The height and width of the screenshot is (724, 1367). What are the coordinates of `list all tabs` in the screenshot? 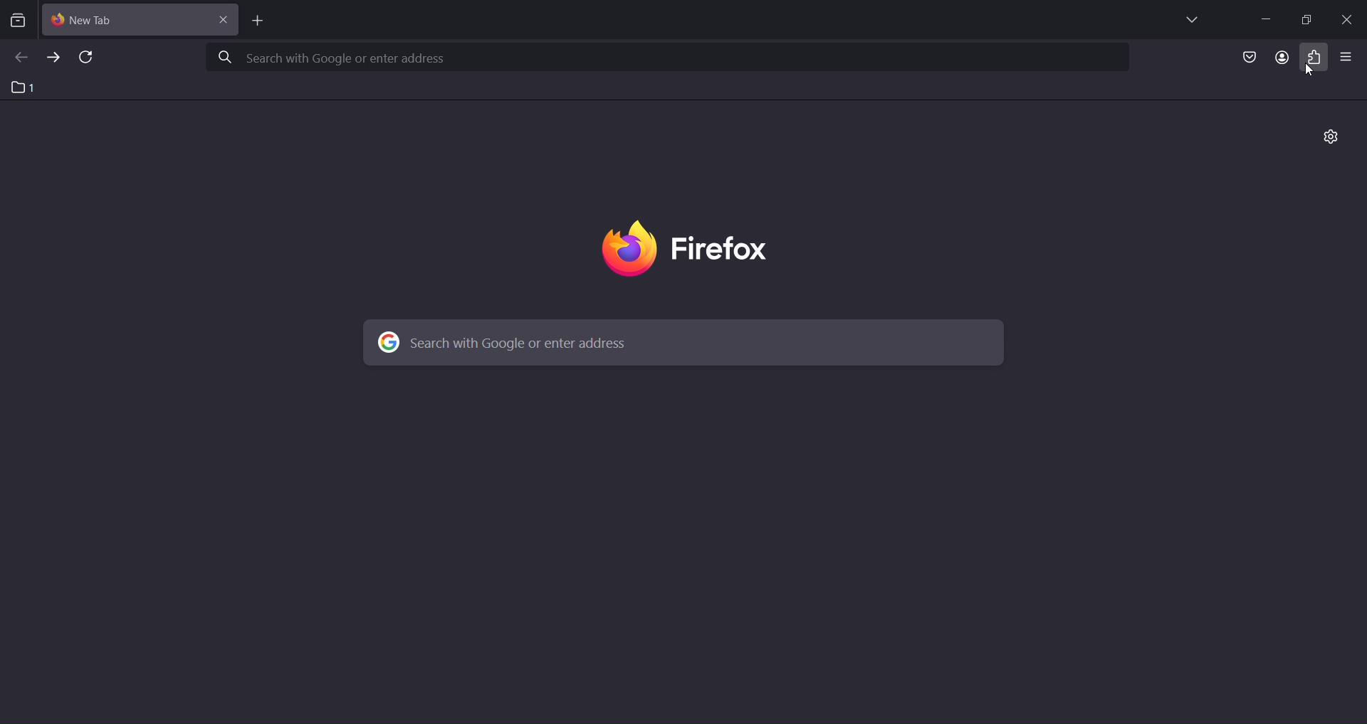 It's located at (1188, 18).